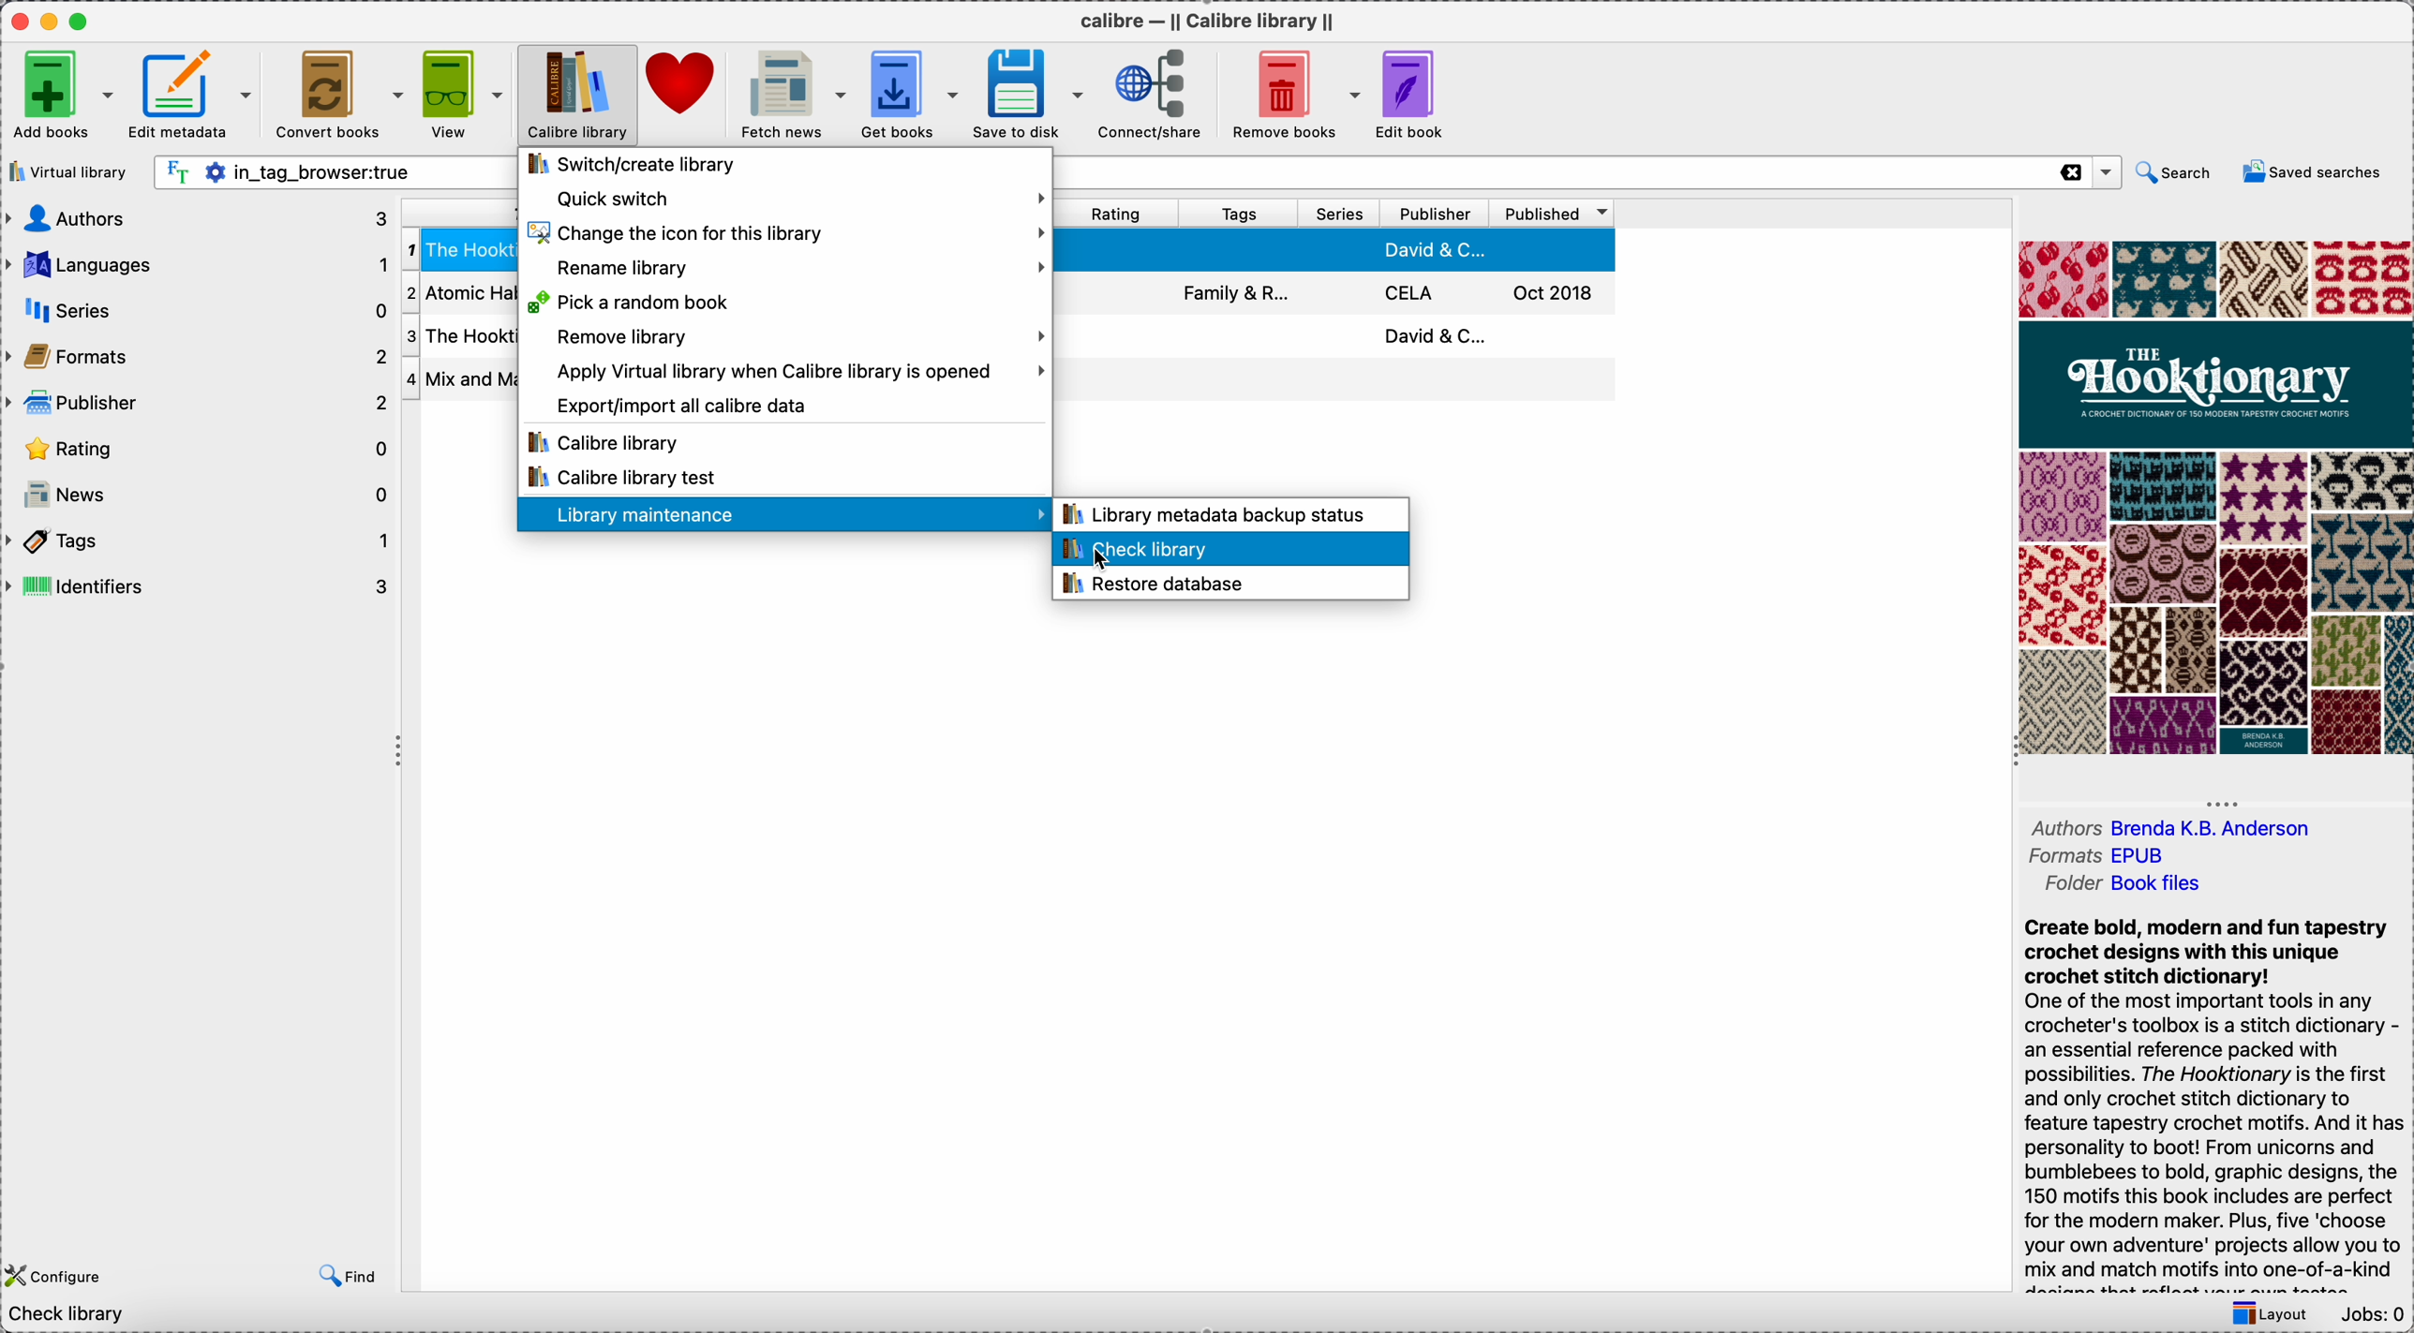 The height and width of the screenshot is (1333, 2414). Describe the element at coordinates (1346, 383) in the screenshot. I see `four book` at that location.